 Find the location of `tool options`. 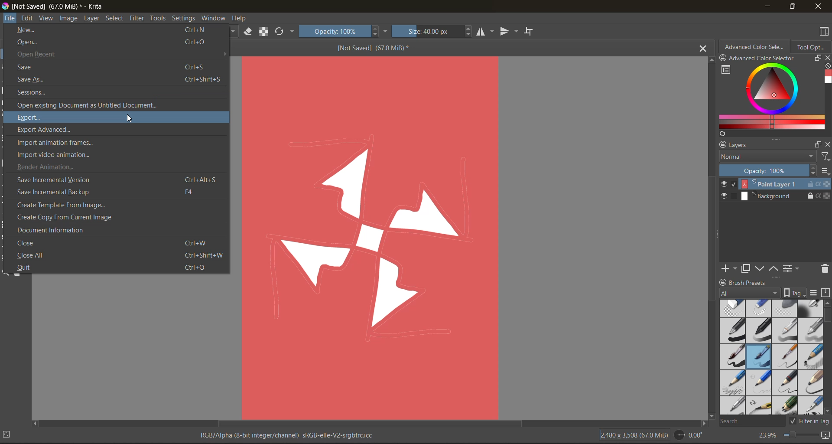

tool options is located at coordinates (812, 49).